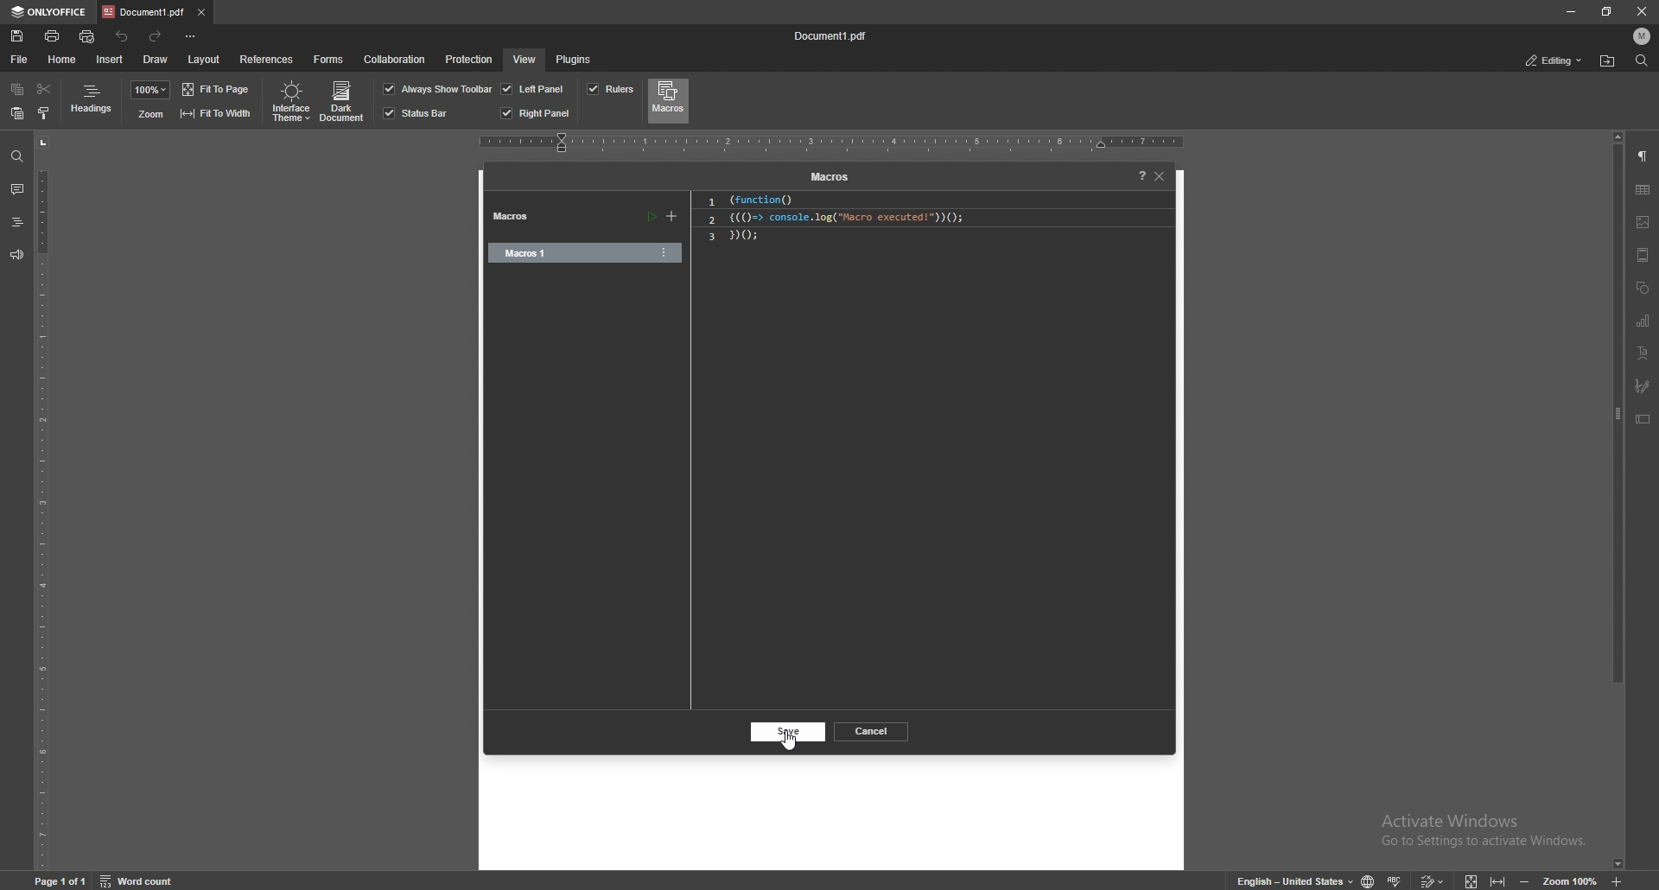 The image size is (1659, 890). I want to click on comment, so click(16, 189).